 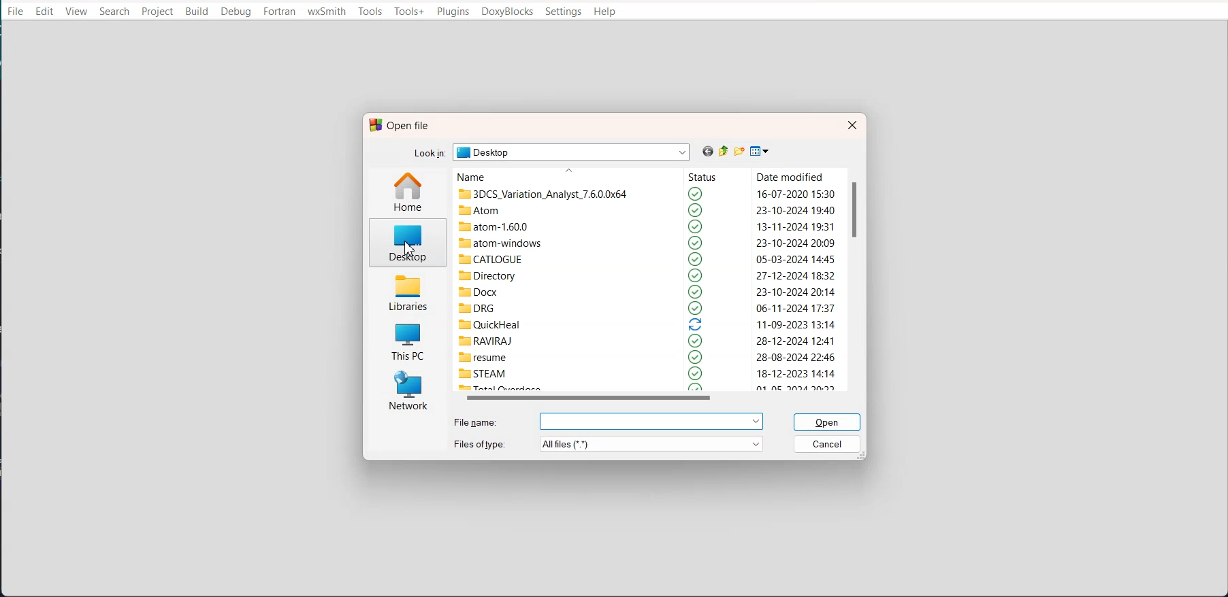 I want to click on Files, so click(x=647, y=288).